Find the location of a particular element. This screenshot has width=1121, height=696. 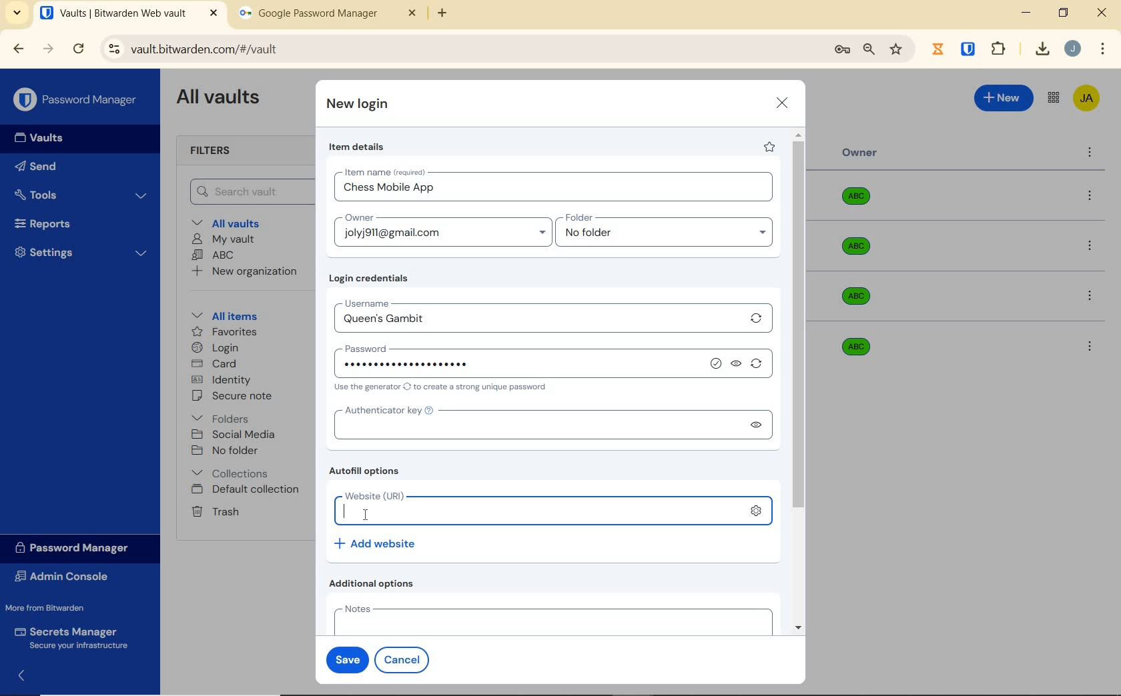

secure note is located at coordinates (236, 396).